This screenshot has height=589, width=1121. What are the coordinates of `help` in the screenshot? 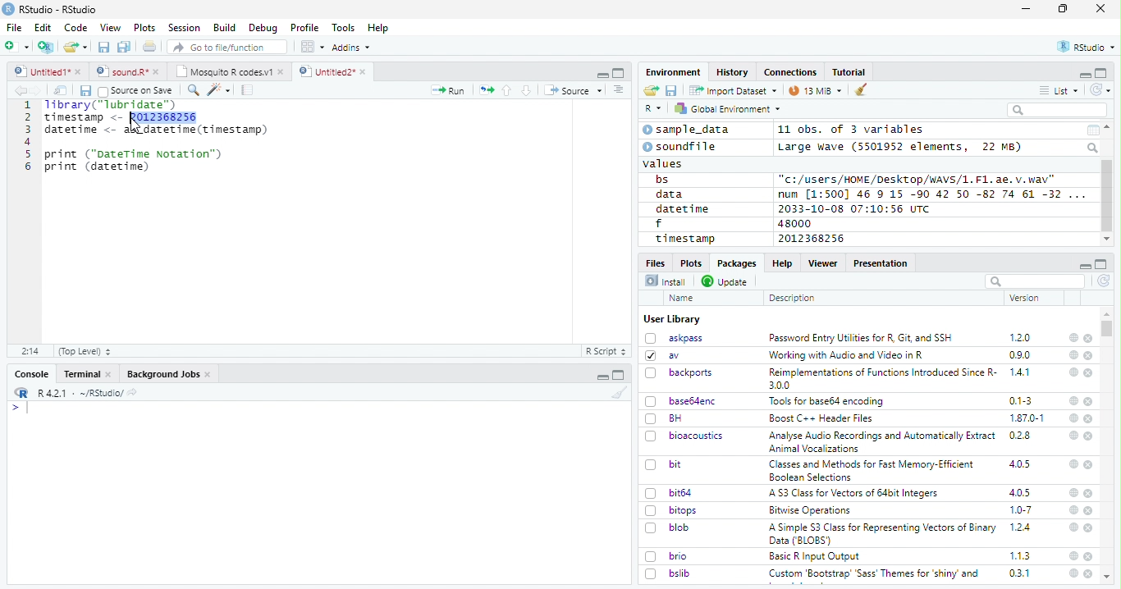 It's located at (1073, 354).